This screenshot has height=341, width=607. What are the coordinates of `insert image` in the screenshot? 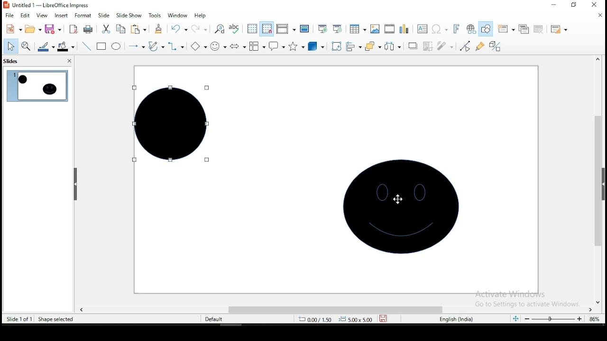 It's located at (374, 29).